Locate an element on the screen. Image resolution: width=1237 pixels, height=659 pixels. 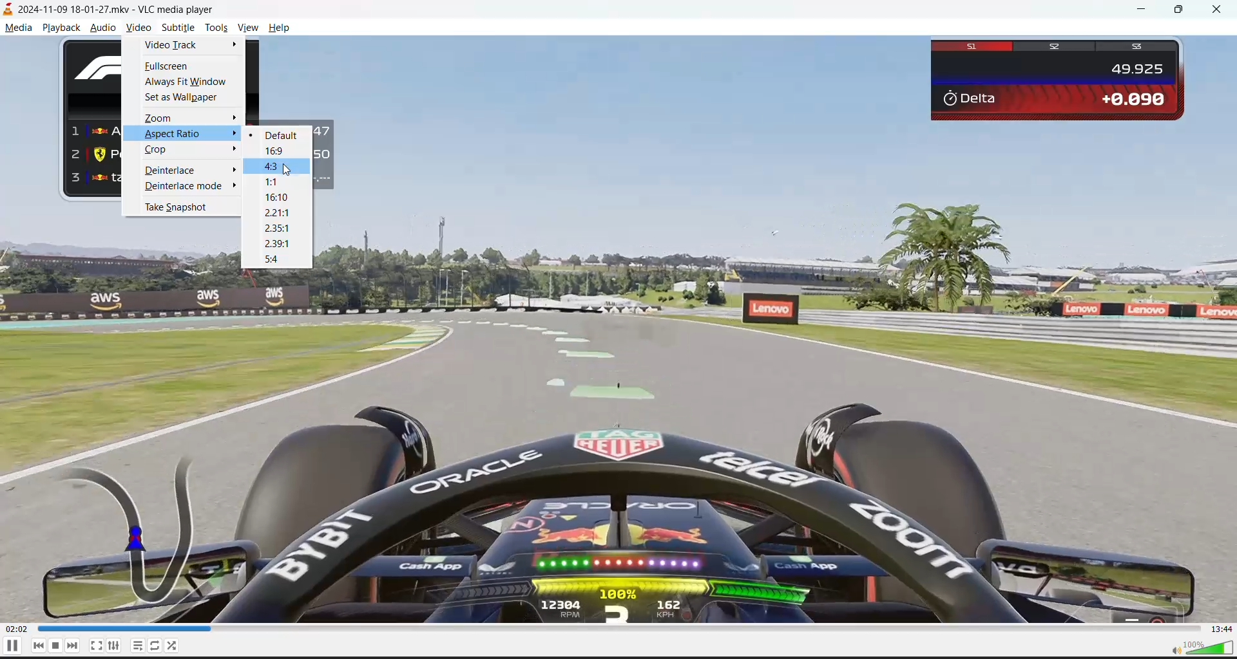
minimize is located at coordinates (1145, 11).